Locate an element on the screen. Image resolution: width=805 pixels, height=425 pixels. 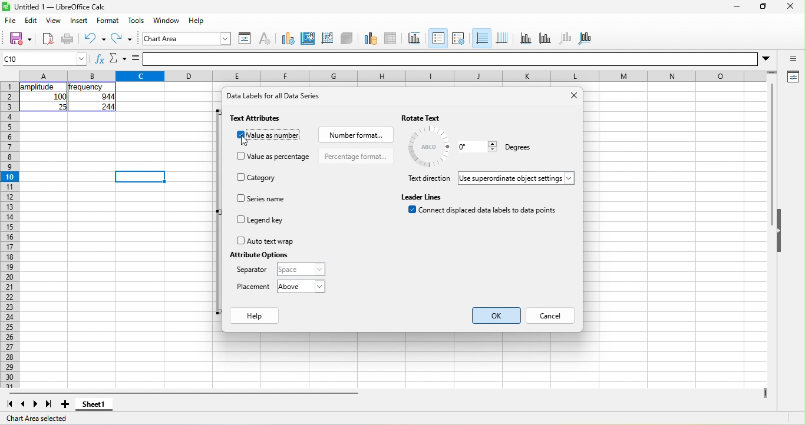
properties is located at coordinates (792, 78).